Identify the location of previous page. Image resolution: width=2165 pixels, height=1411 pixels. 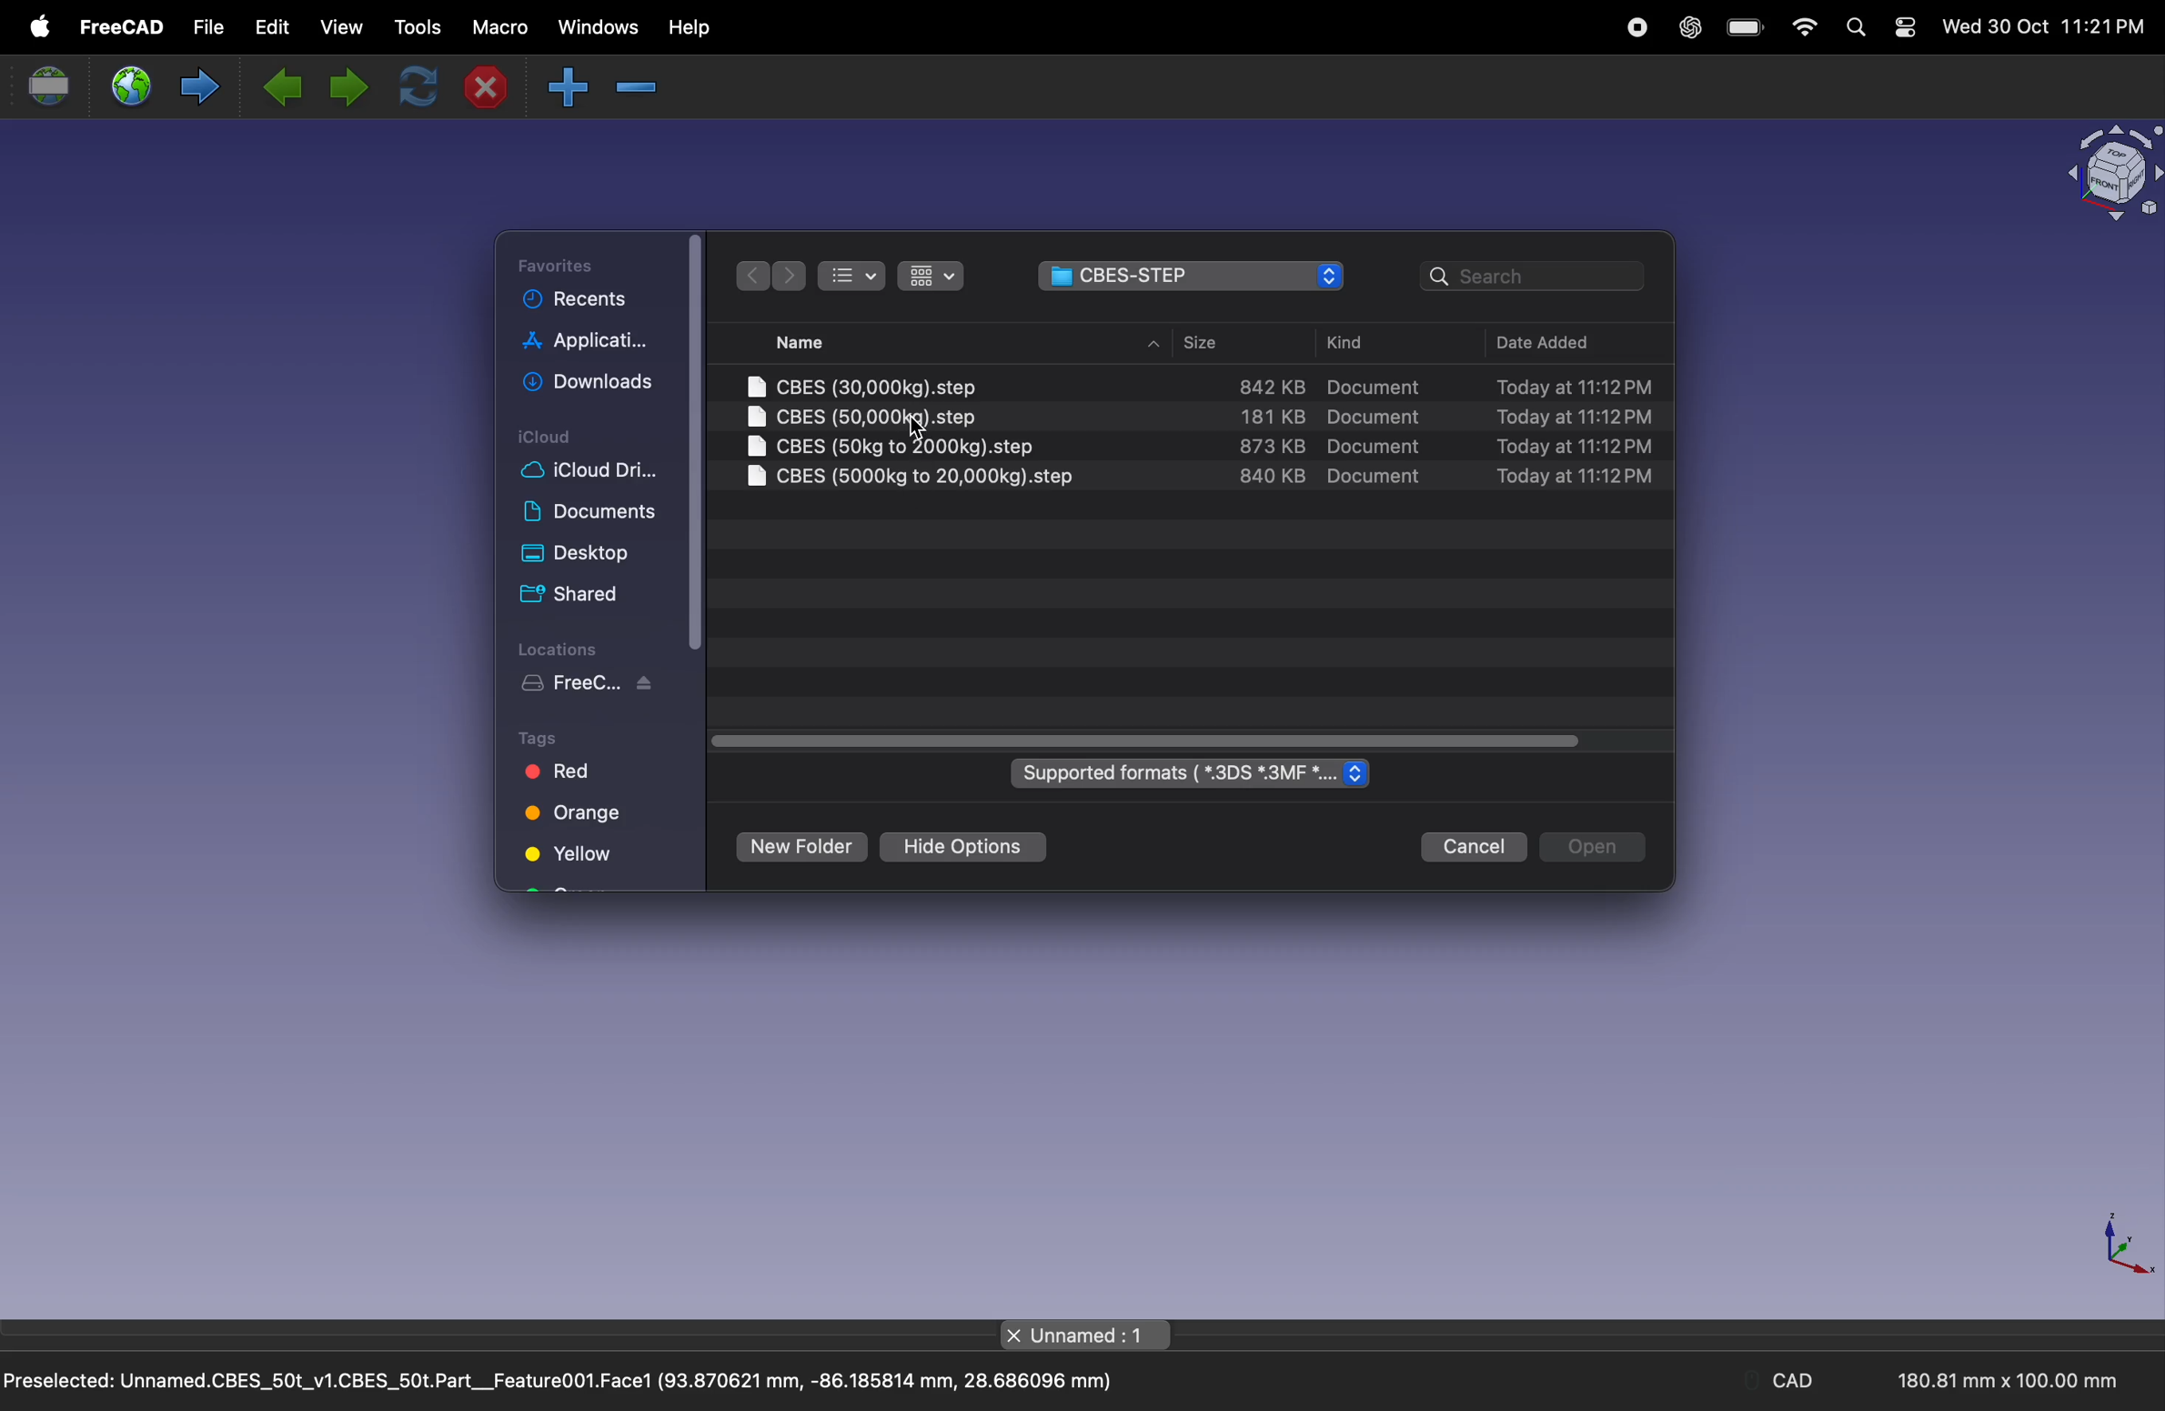
(287, 86).